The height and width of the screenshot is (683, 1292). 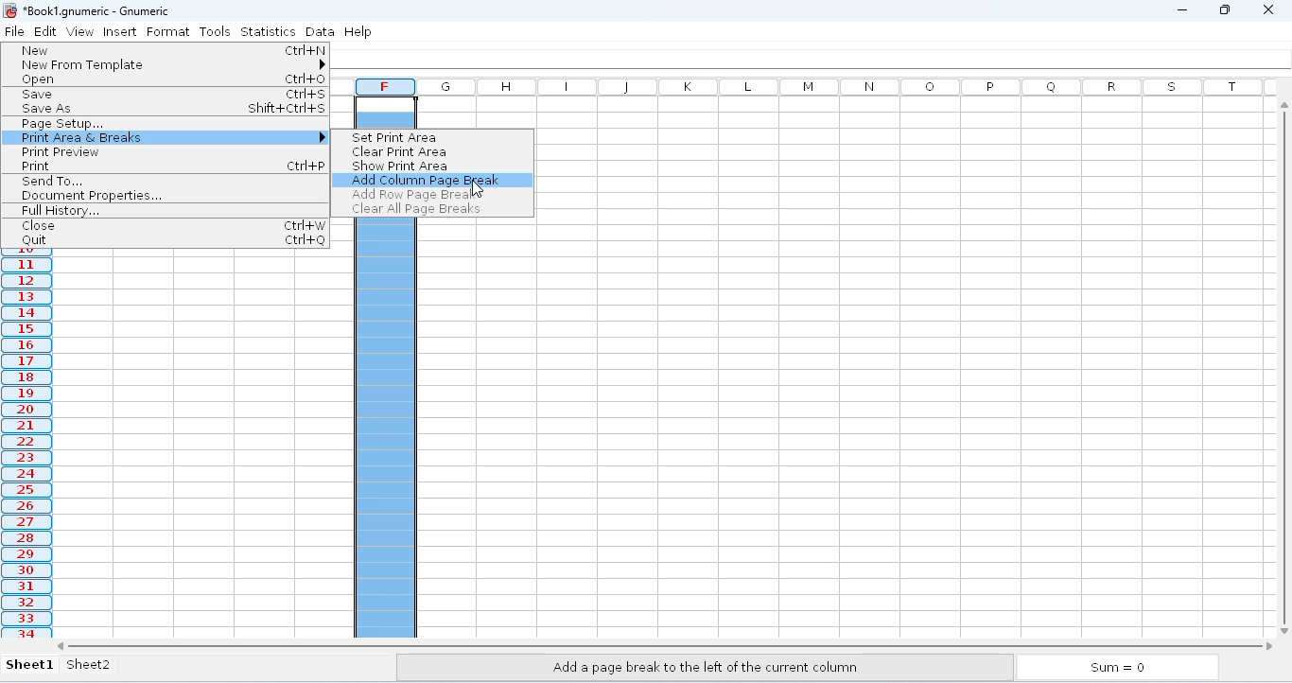 I want to click on shortcut for save, so click(x=306, y=95).